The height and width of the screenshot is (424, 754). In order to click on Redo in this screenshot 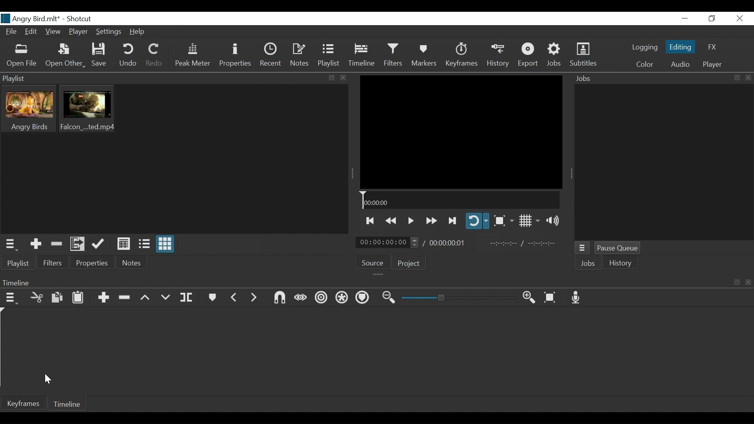, I will do `click(154, 56)`.